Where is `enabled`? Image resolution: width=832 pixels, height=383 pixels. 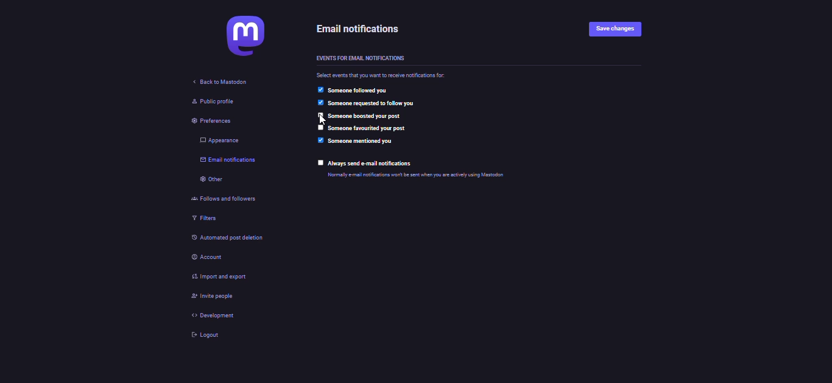
enabled is located at coordinates (319, 103).